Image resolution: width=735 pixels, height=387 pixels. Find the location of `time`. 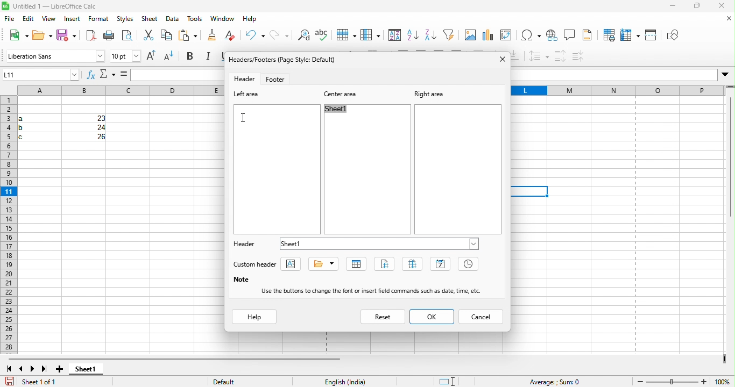

time is located at coordinates (468, 264).